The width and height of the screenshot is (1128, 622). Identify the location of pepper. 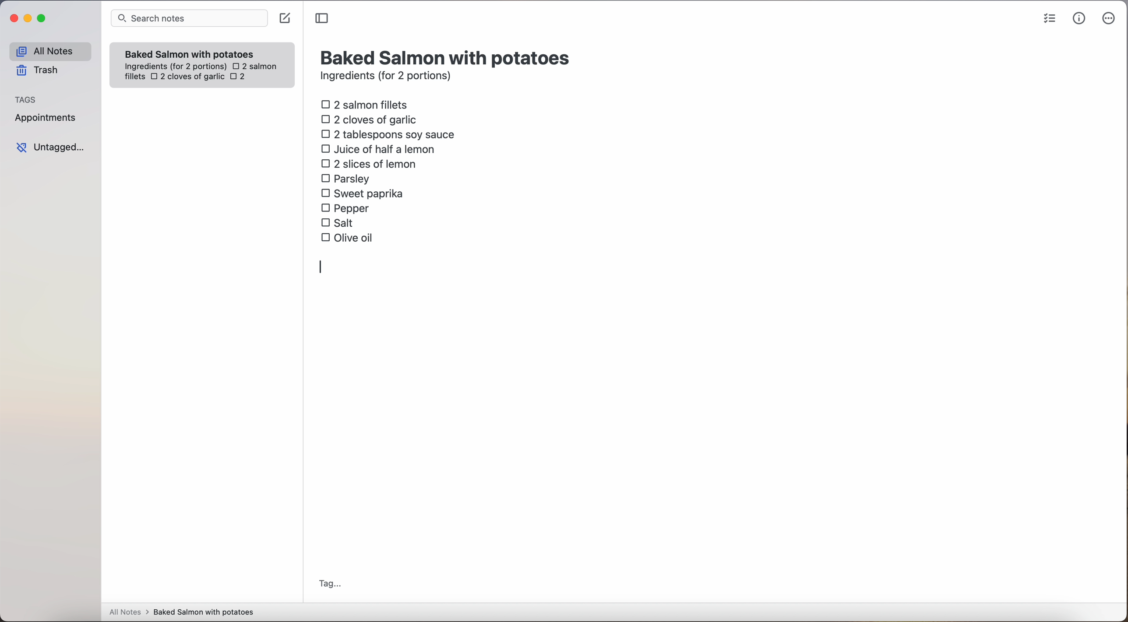
(347, 207).